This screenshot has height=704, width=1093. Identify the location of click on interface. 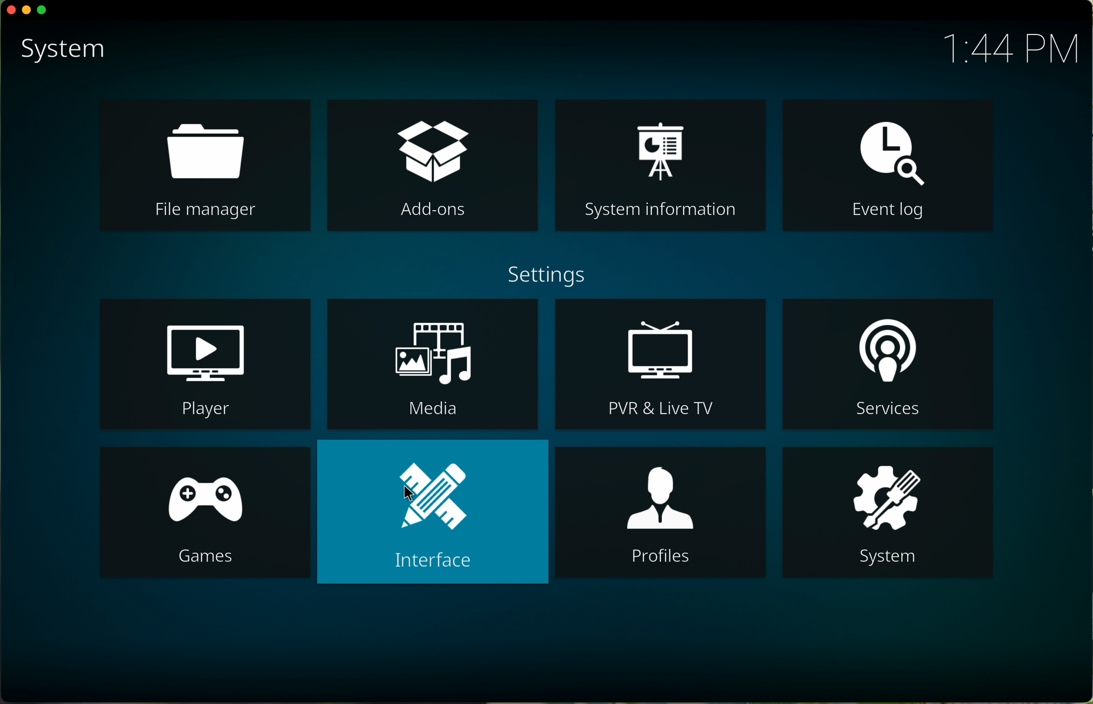
(434, 512).